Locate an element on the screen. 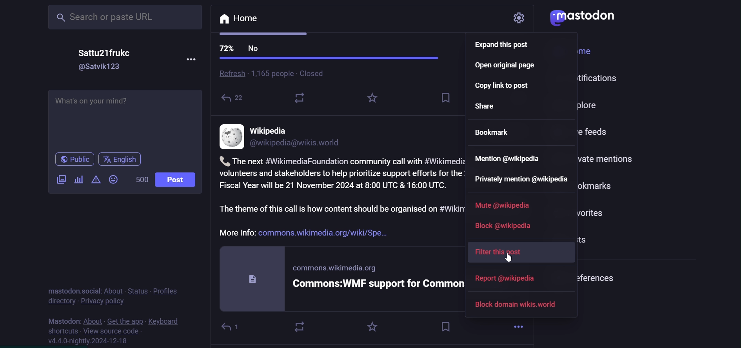 The width and height of the screenshot is (741, 348). name is located at coordinates (104, 52).